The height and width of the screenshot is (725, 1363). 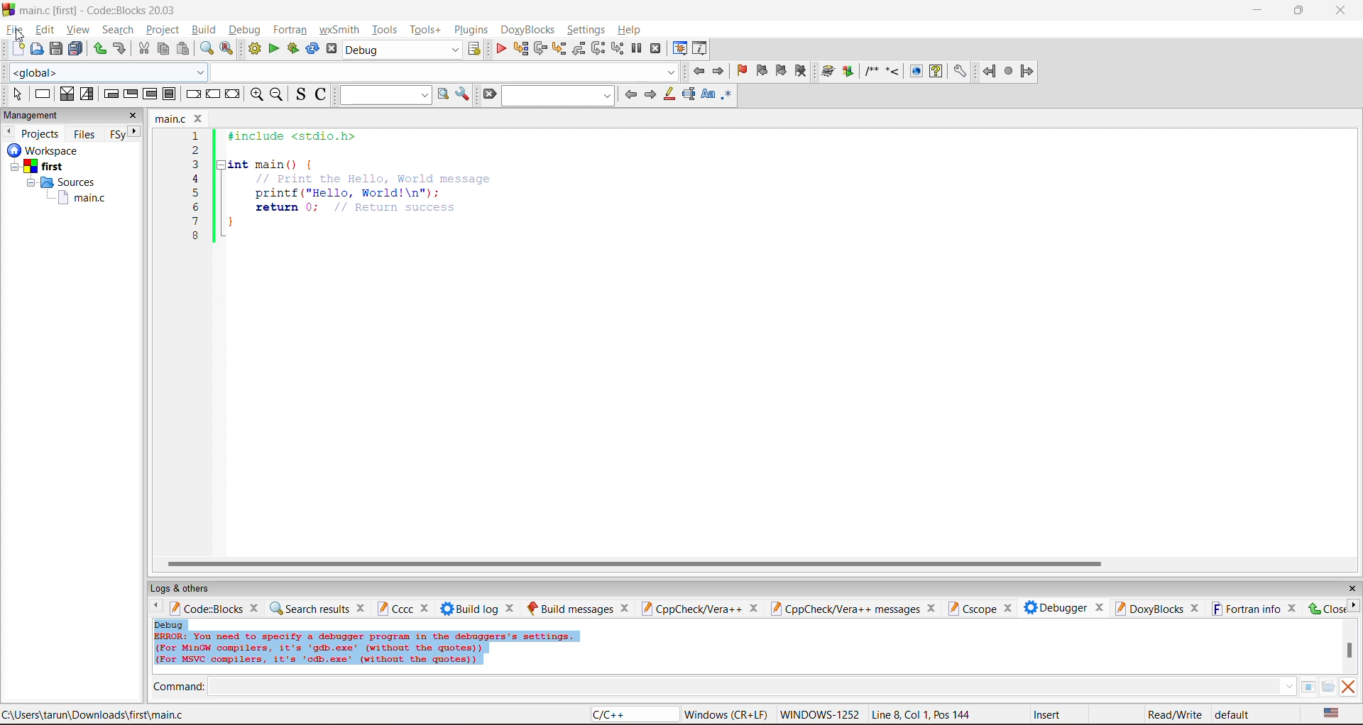 What do you see at coordinates (274, 49) in the screenshot?
I see `run` at bounding box center [274, 49].